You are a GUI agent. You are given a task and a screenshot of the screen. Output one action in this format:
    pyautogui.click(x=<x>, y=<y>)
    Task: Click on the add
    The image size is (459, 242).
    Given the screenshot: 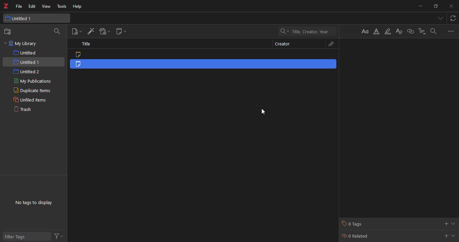 What is the action you would take?
    pyautogui.click(x=445, y=224)
    